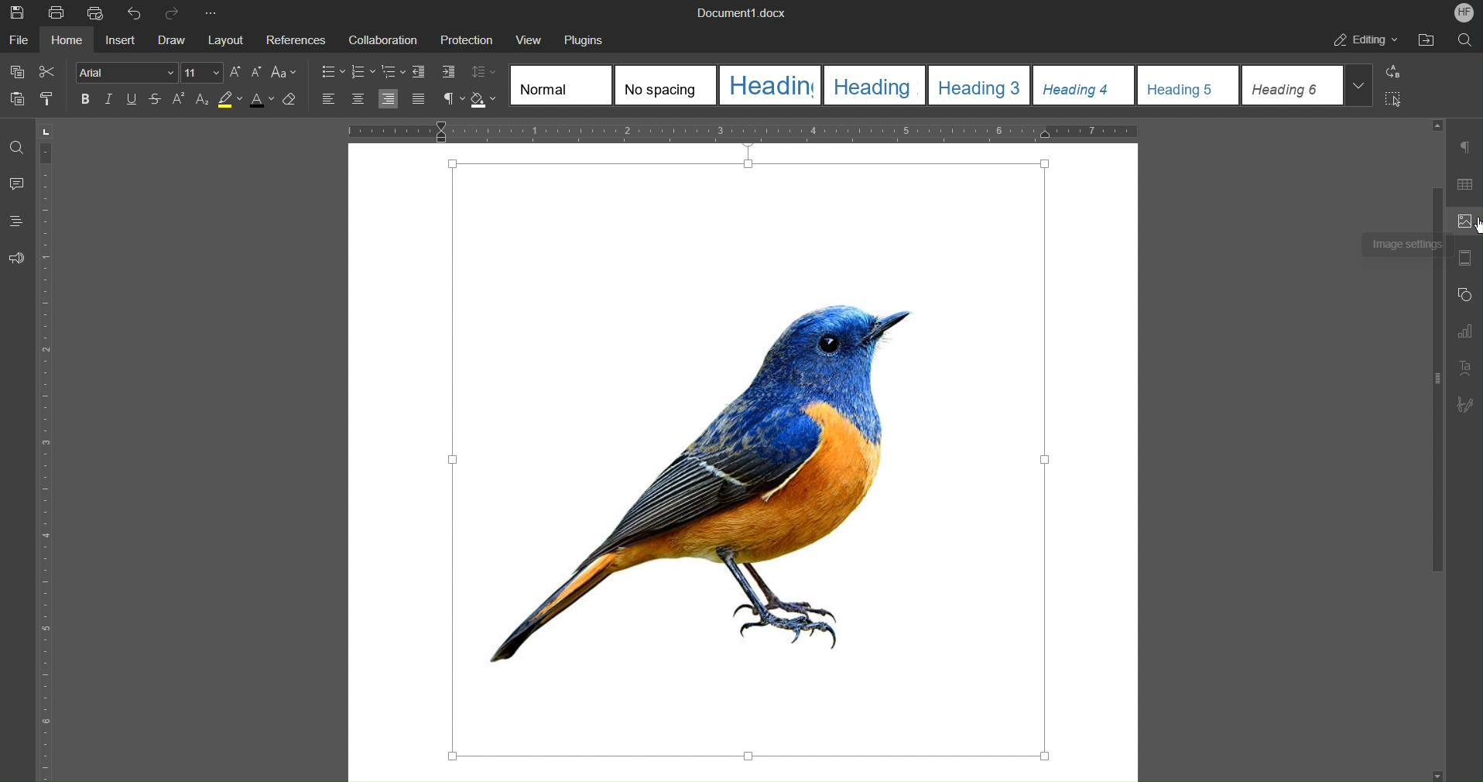 The image size is (1483, 782). Describe the element at coordinates (173, 12) in the screenshot. I see `Redo` at that location.